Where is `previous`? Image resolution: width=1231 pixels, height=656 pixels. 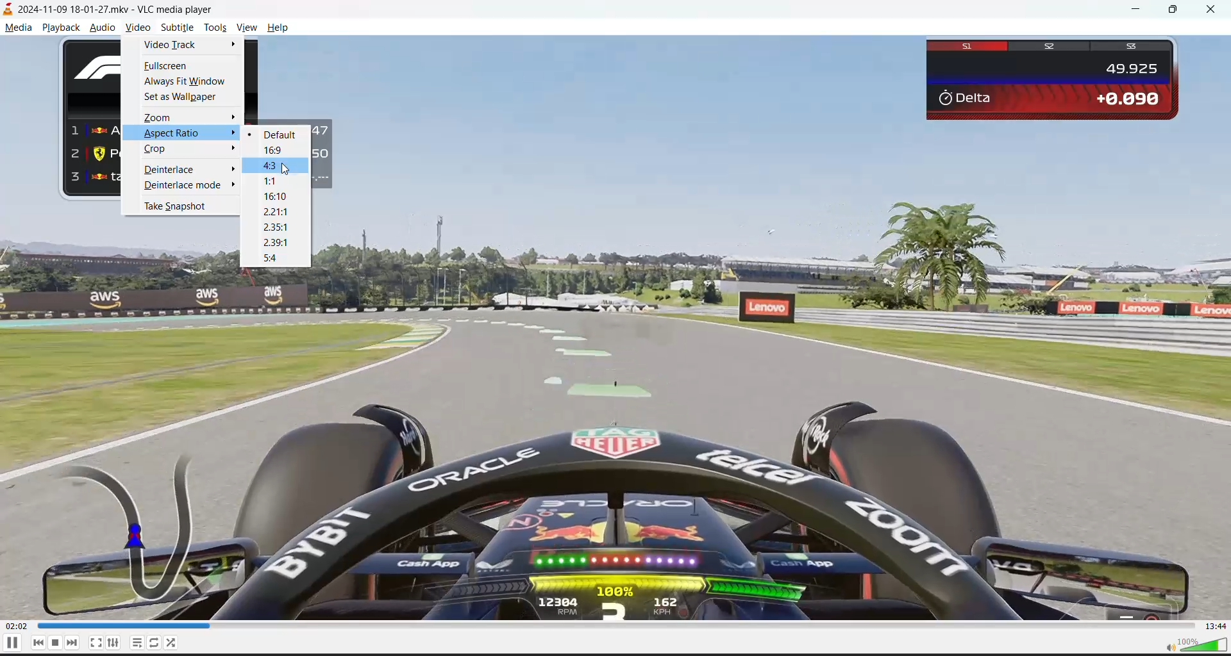
previous is located at coordinates (37, 643).